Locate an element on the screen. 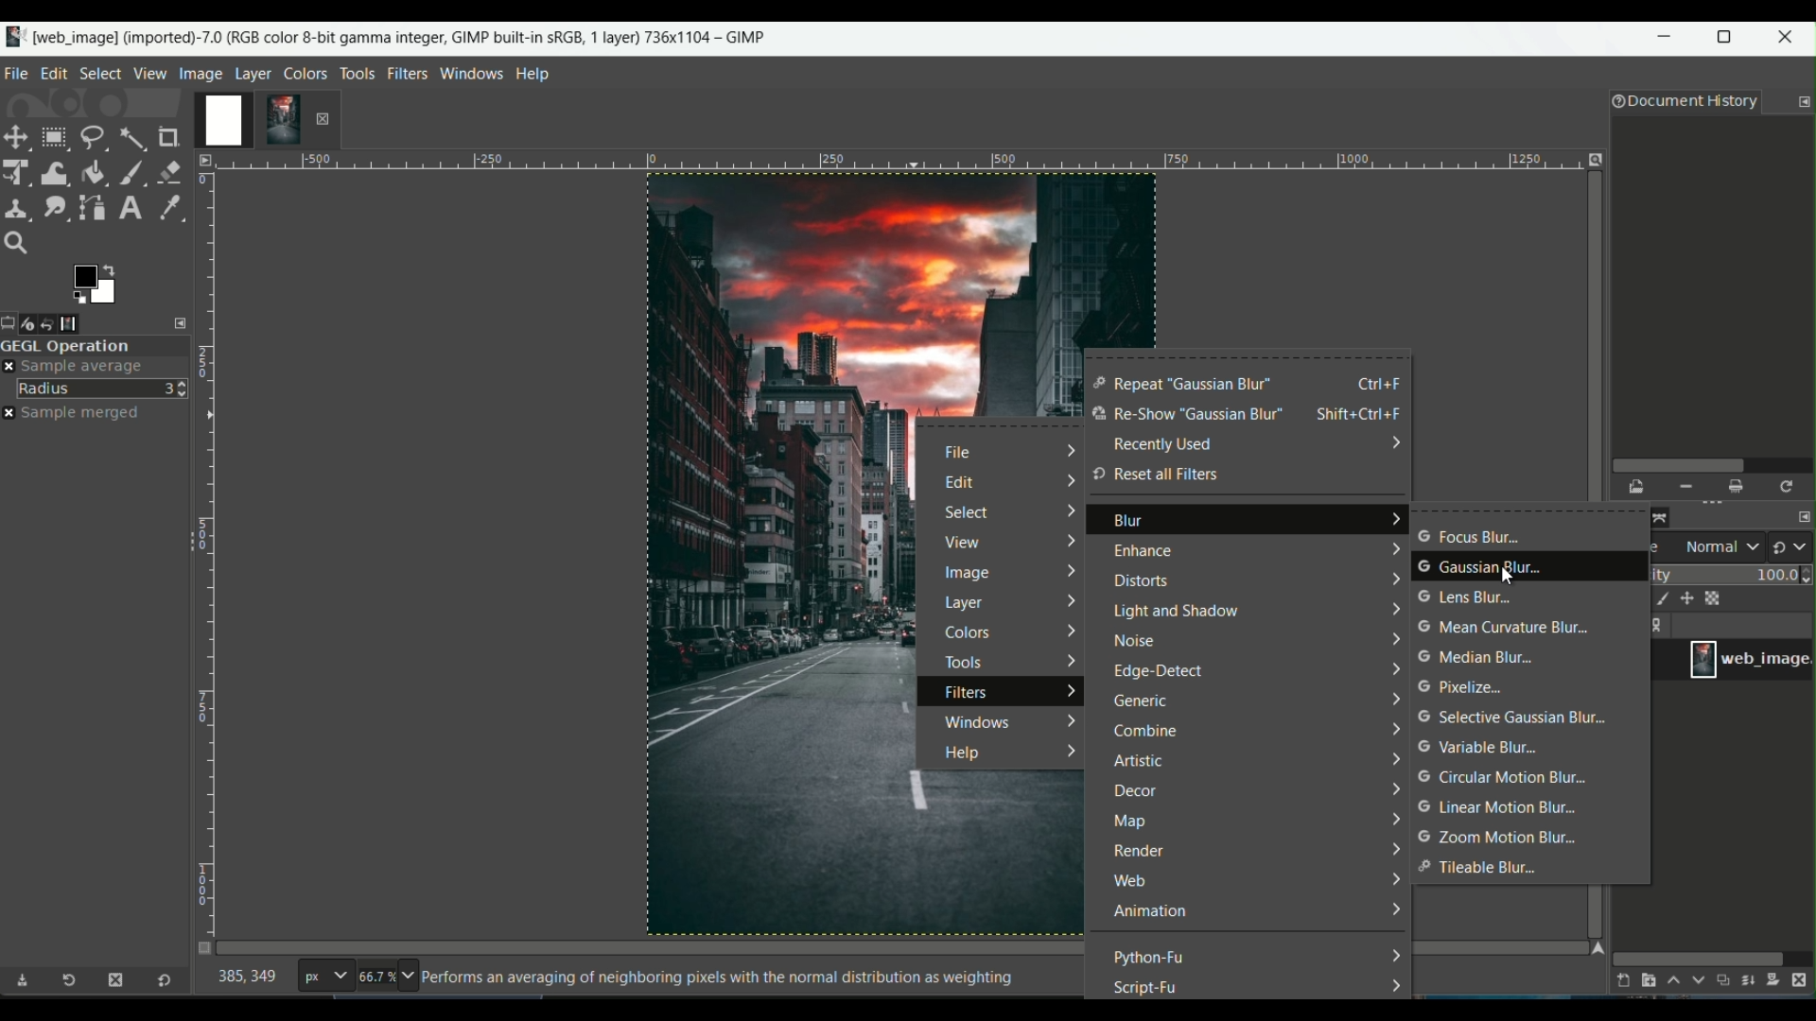 Image resolution: width=1816 pixels, height=1021 pixels. lower layer is located at coordinates (1699, 984).